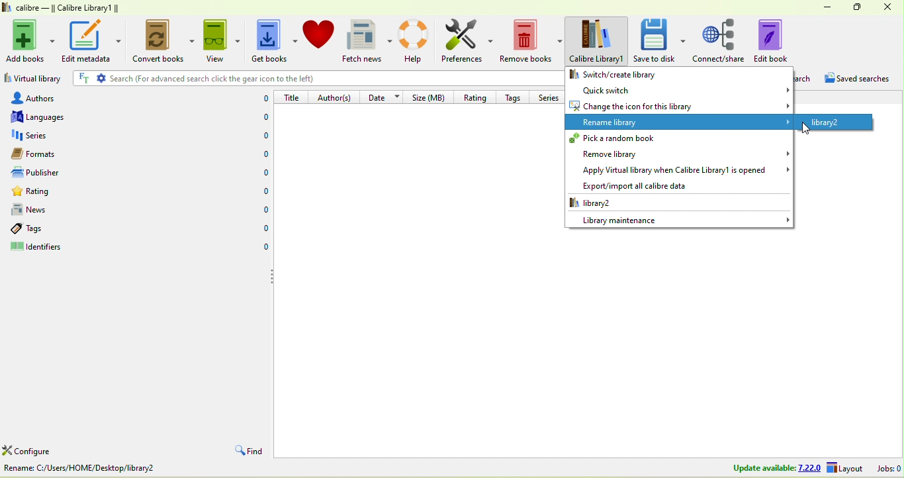  Describe the element at coordinates (46, 97) in the screenshot. I see `authors` at that location.